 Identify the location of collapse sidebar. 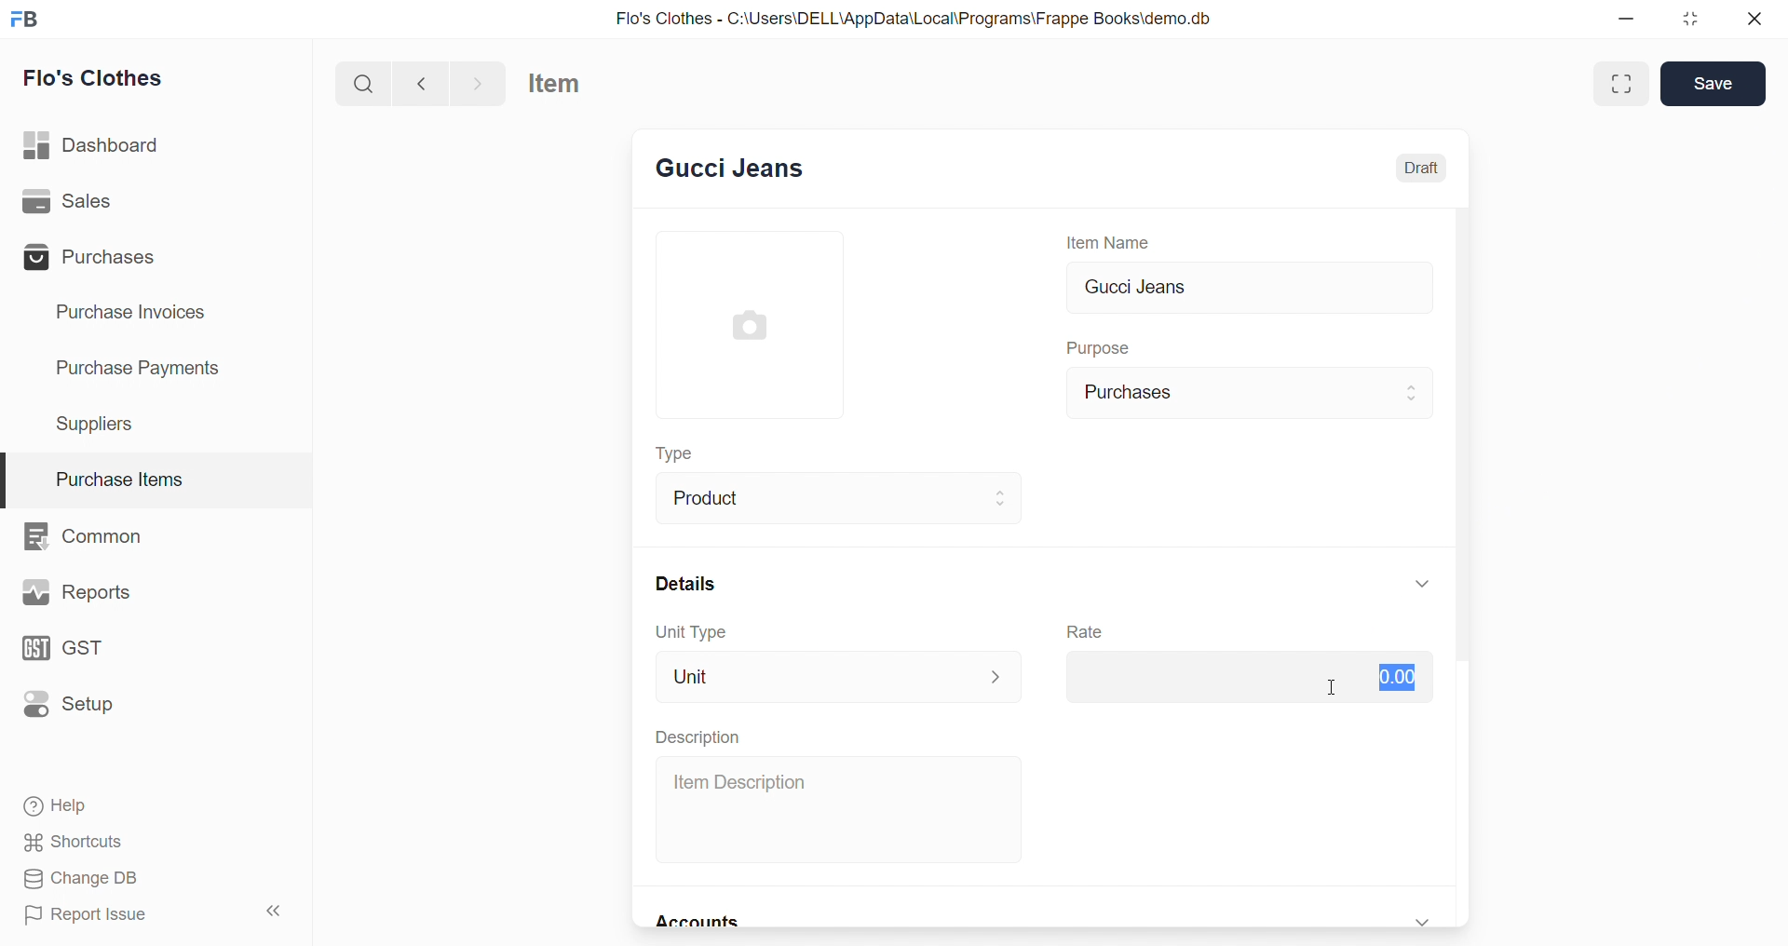
(281, 912).